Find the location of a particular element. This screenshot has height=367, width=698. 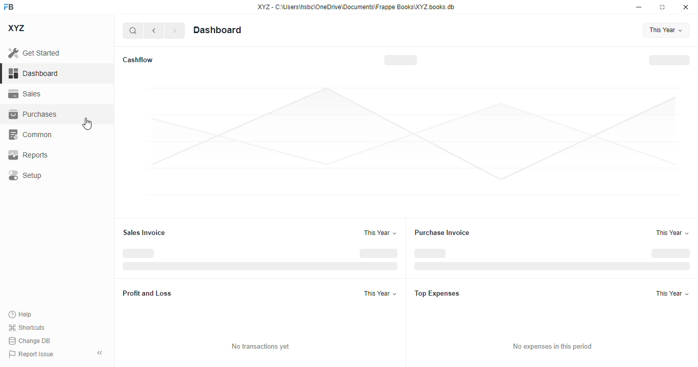

change DB is located at coordinates (29, 341).